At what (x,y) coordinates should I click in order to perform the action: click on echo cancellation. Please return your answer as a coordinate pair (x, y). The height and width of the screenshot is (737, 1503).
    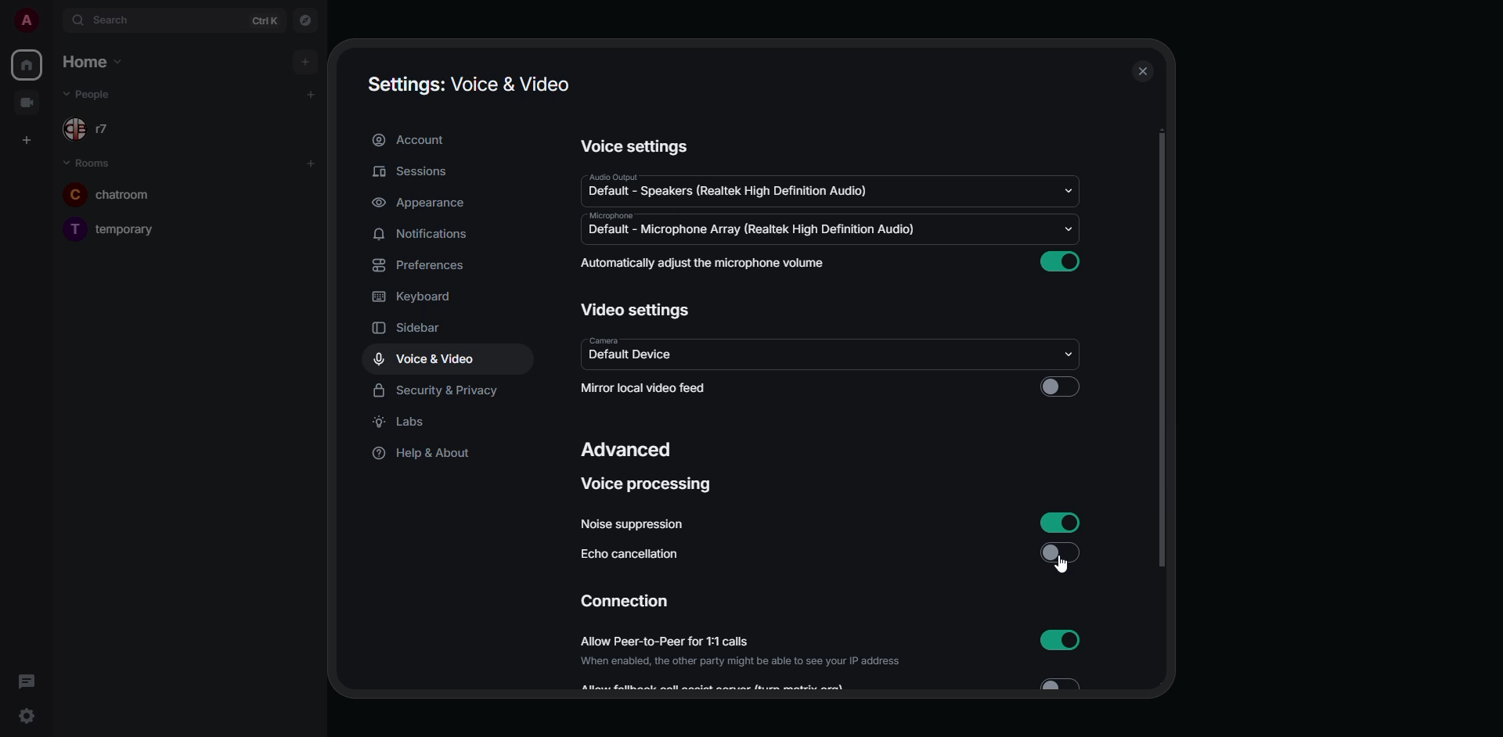
    Looking at the image, I should click on (630, 556).